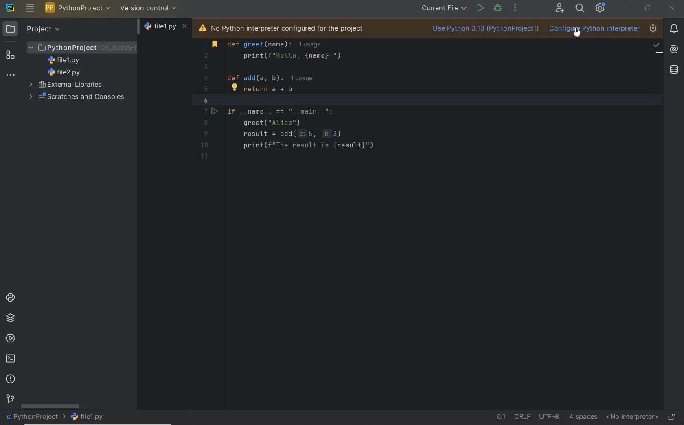 This screenshot has width=684, height=425. Describe the element at coordinates (601, 9) in the screenshot. I see `Ide and Project Settings` at that location.